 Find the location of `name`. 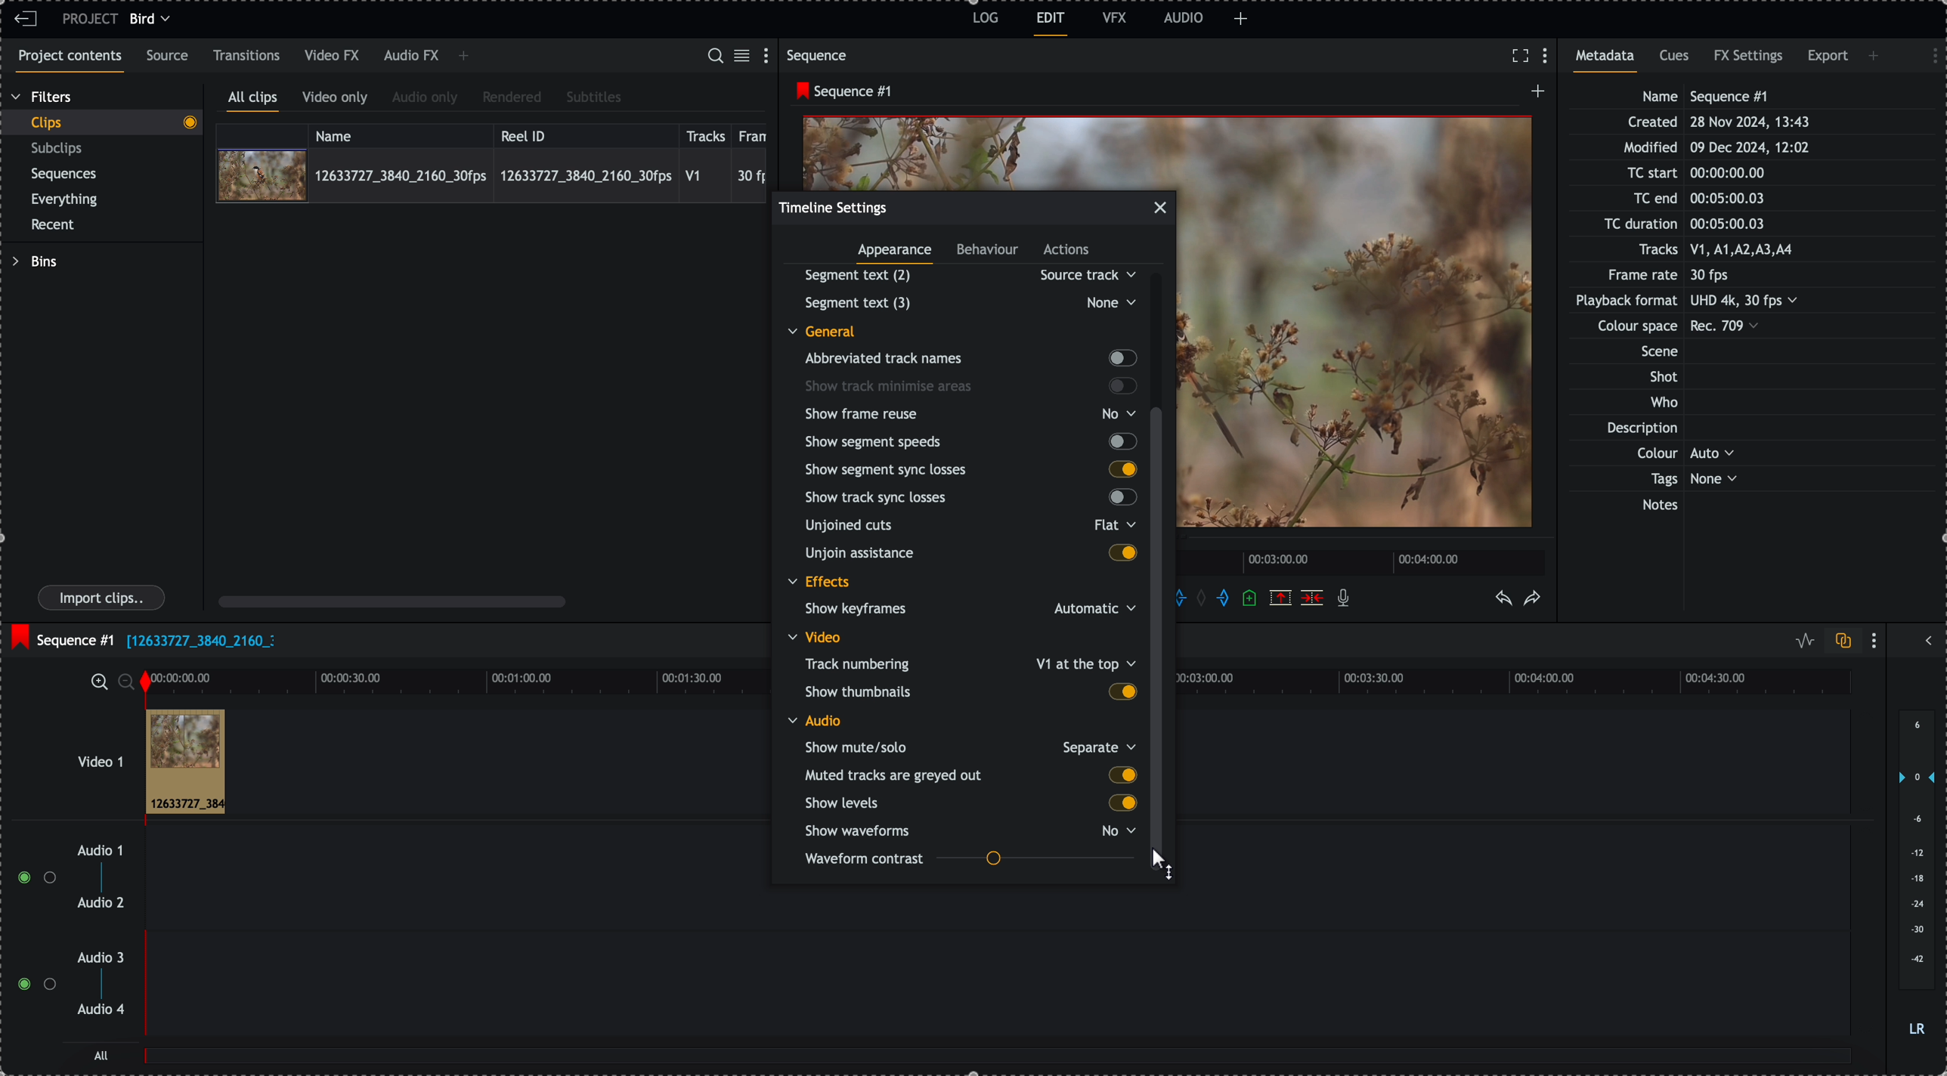

name is located at coordinates (401, 134).